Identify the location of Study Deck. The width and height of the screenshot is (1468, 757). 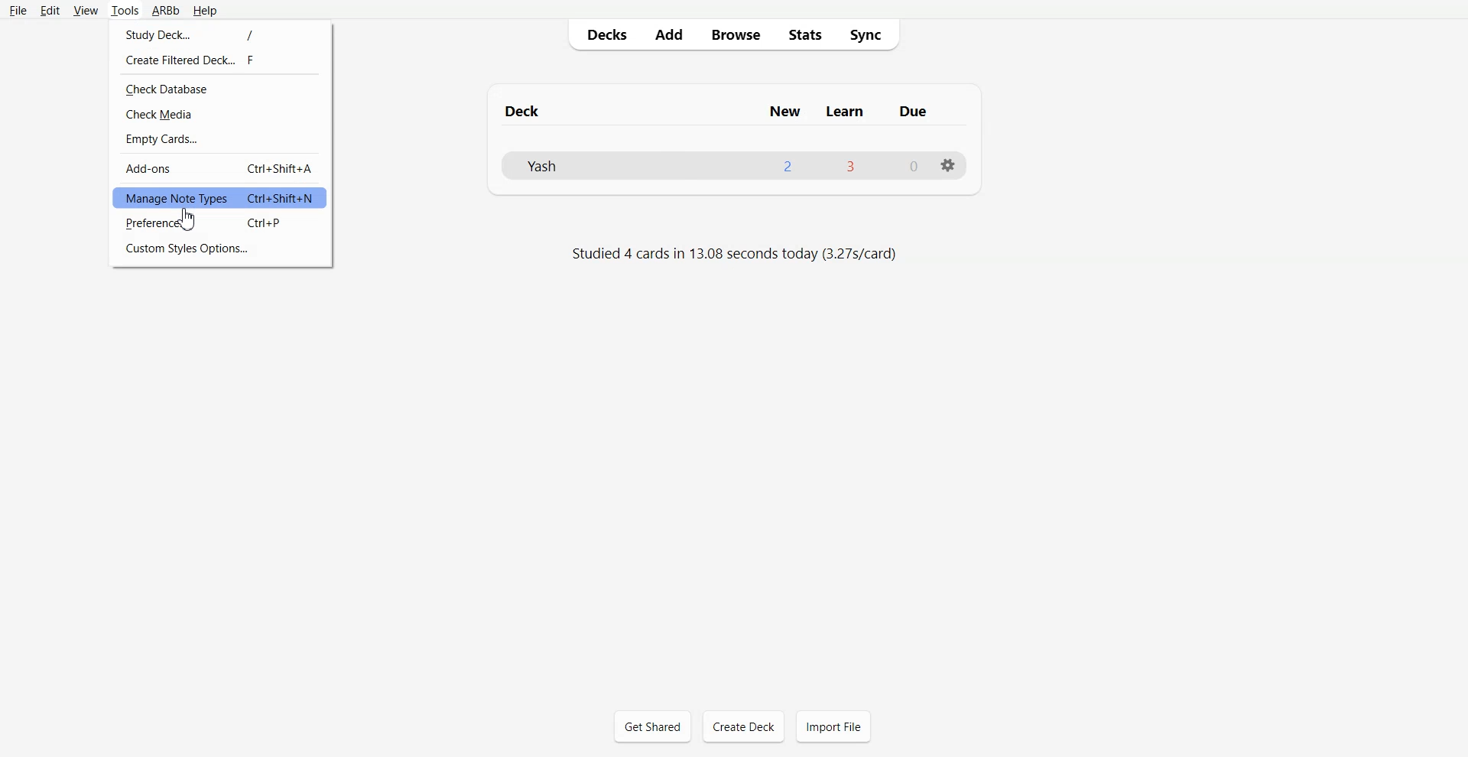
(220, 34).